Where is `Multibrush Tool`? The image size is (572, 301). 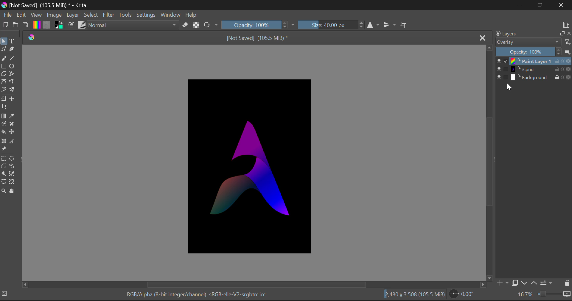 Multibrush Tool is located at coordinates (13, 89).